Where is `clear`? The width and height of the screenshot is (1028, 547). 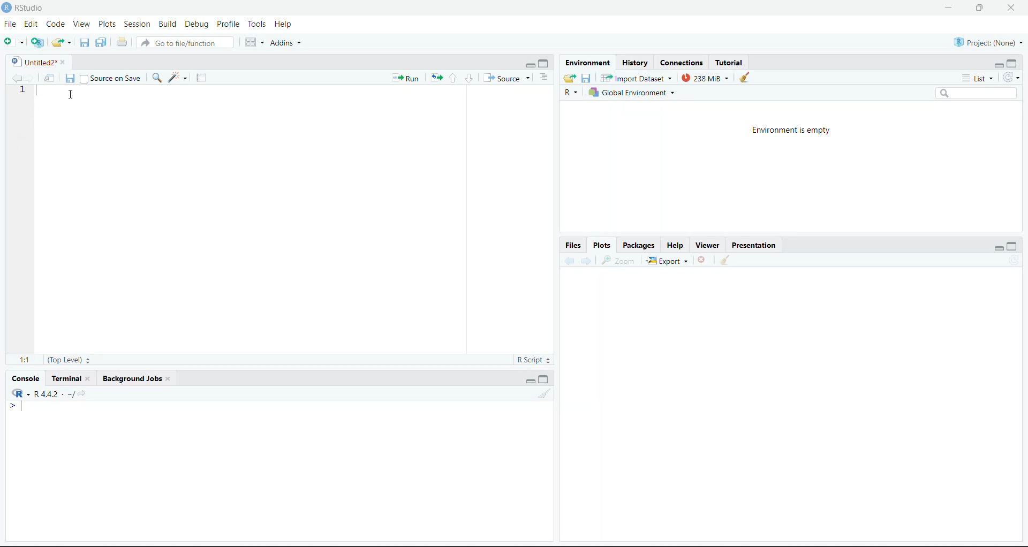
clear is located at coordinates (725, 259).